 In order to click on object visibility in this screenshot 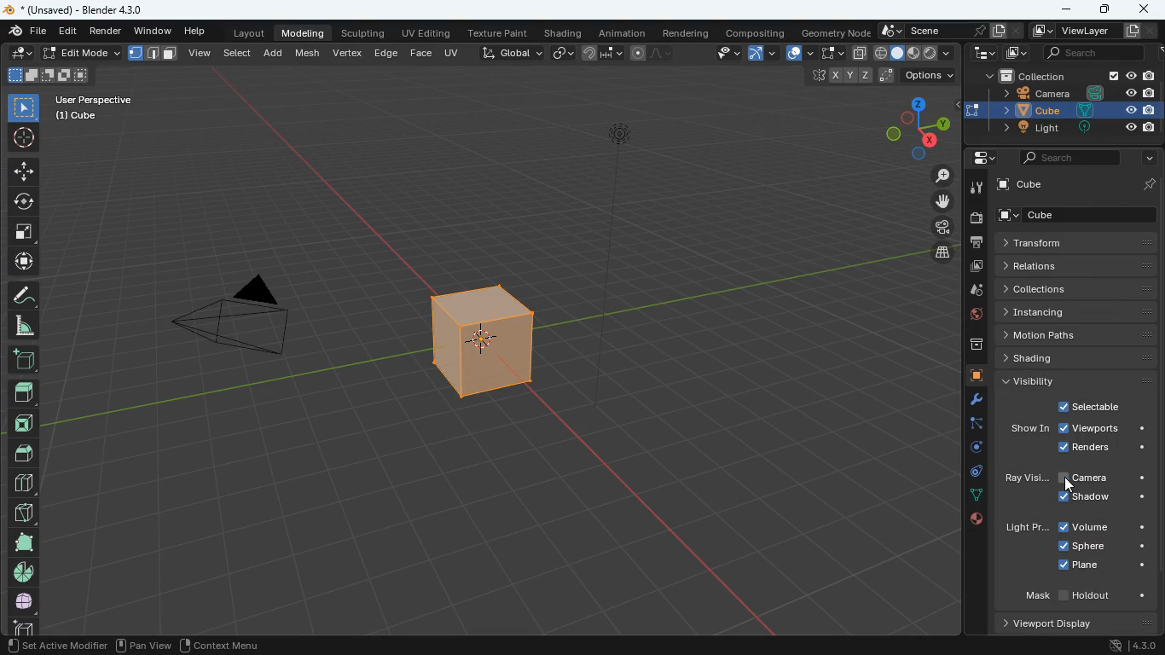, I will do `click(1069, 509)`.